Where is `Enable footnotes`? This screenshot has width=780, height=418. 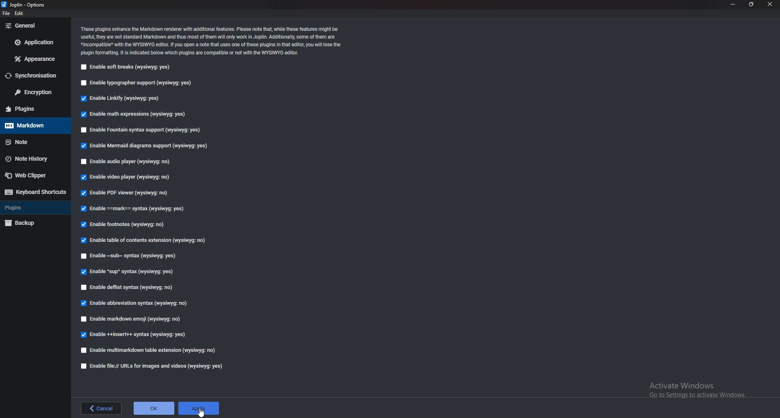 Enable footnotes is located at coordinates (123, 226).